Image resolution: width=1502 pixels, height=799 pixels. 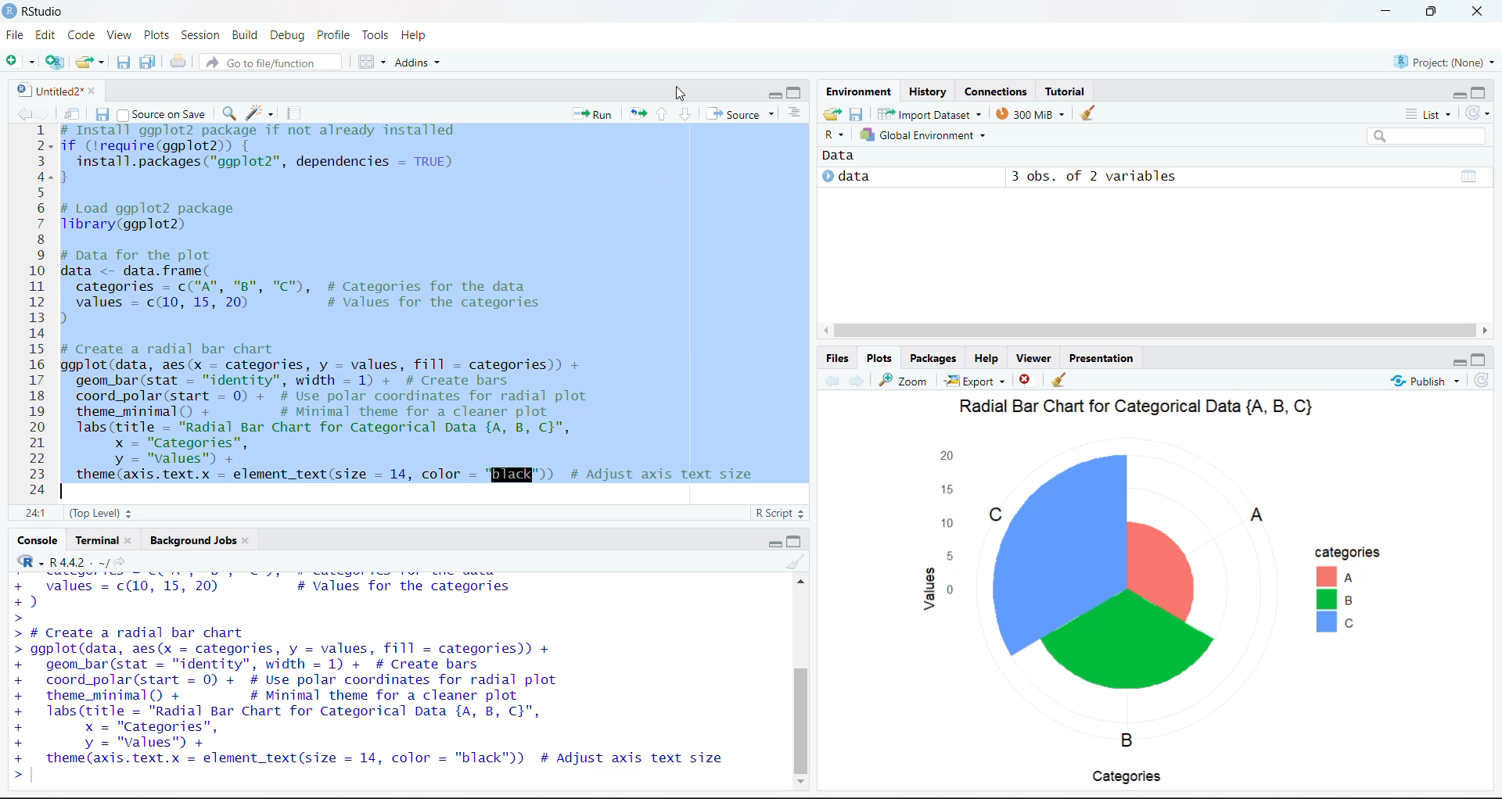 What do you see at coordinates (1025, 379) in the screenshot?
I see `clear current plots` at bounding box center [1025, 379].